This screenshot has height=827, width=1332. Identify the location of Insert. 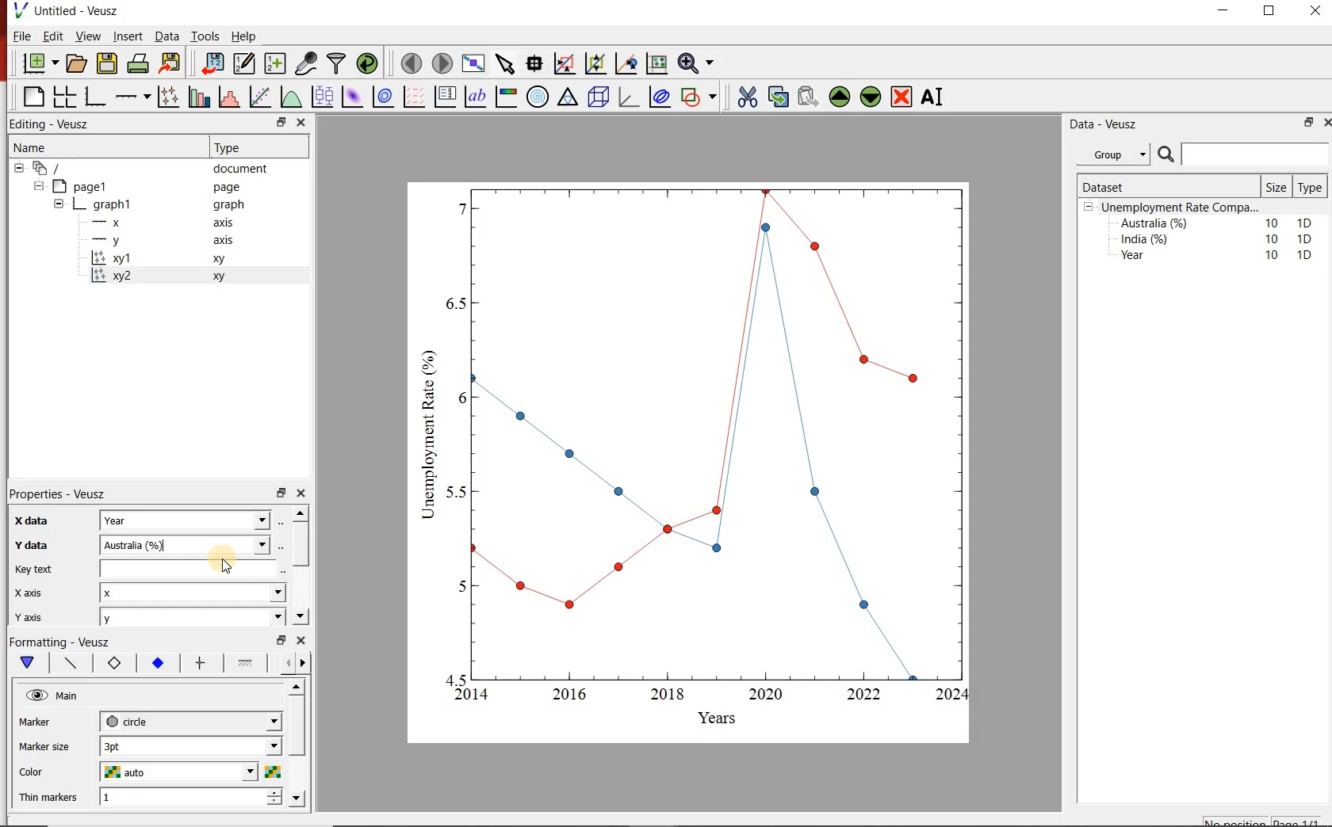
(127, 36).